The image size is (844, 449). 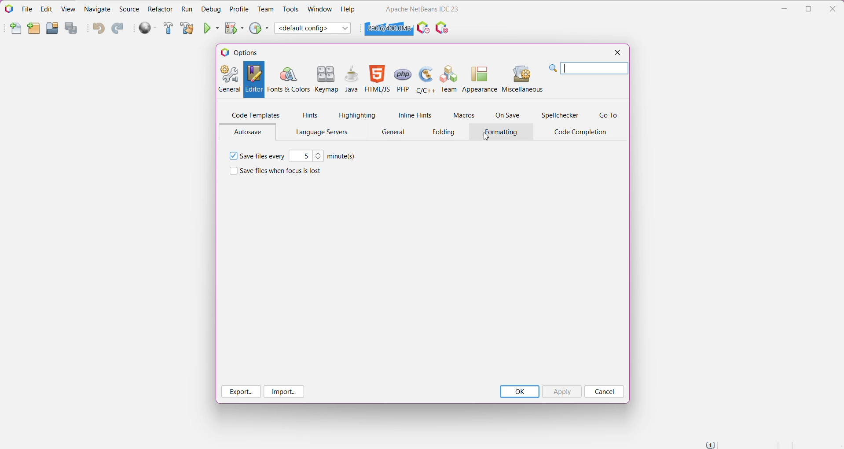 I want to click on Folding, so click(x=444, y=132).